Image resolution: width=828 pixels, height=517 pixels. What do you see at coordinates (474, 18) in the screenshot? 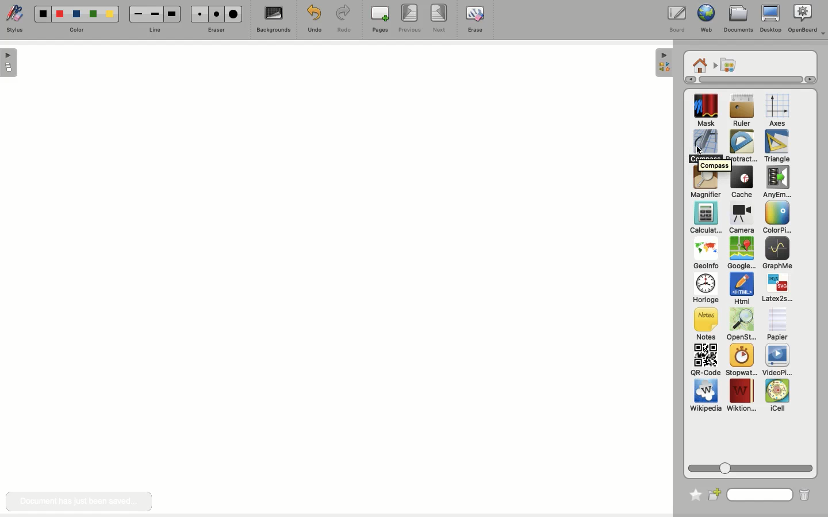
I see `Erase` at bounding box center [474, 18].